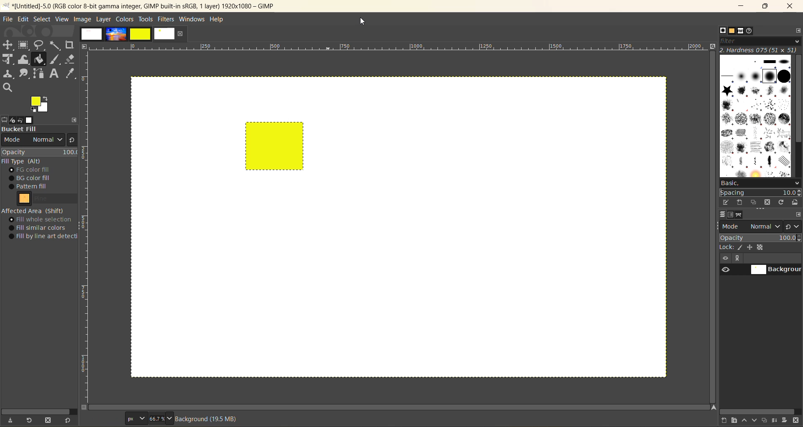 The width and height of the screenshot is (803, 427). Describe the element at coordinates (740, 215) in the screenshot. I see `paths` at that location.